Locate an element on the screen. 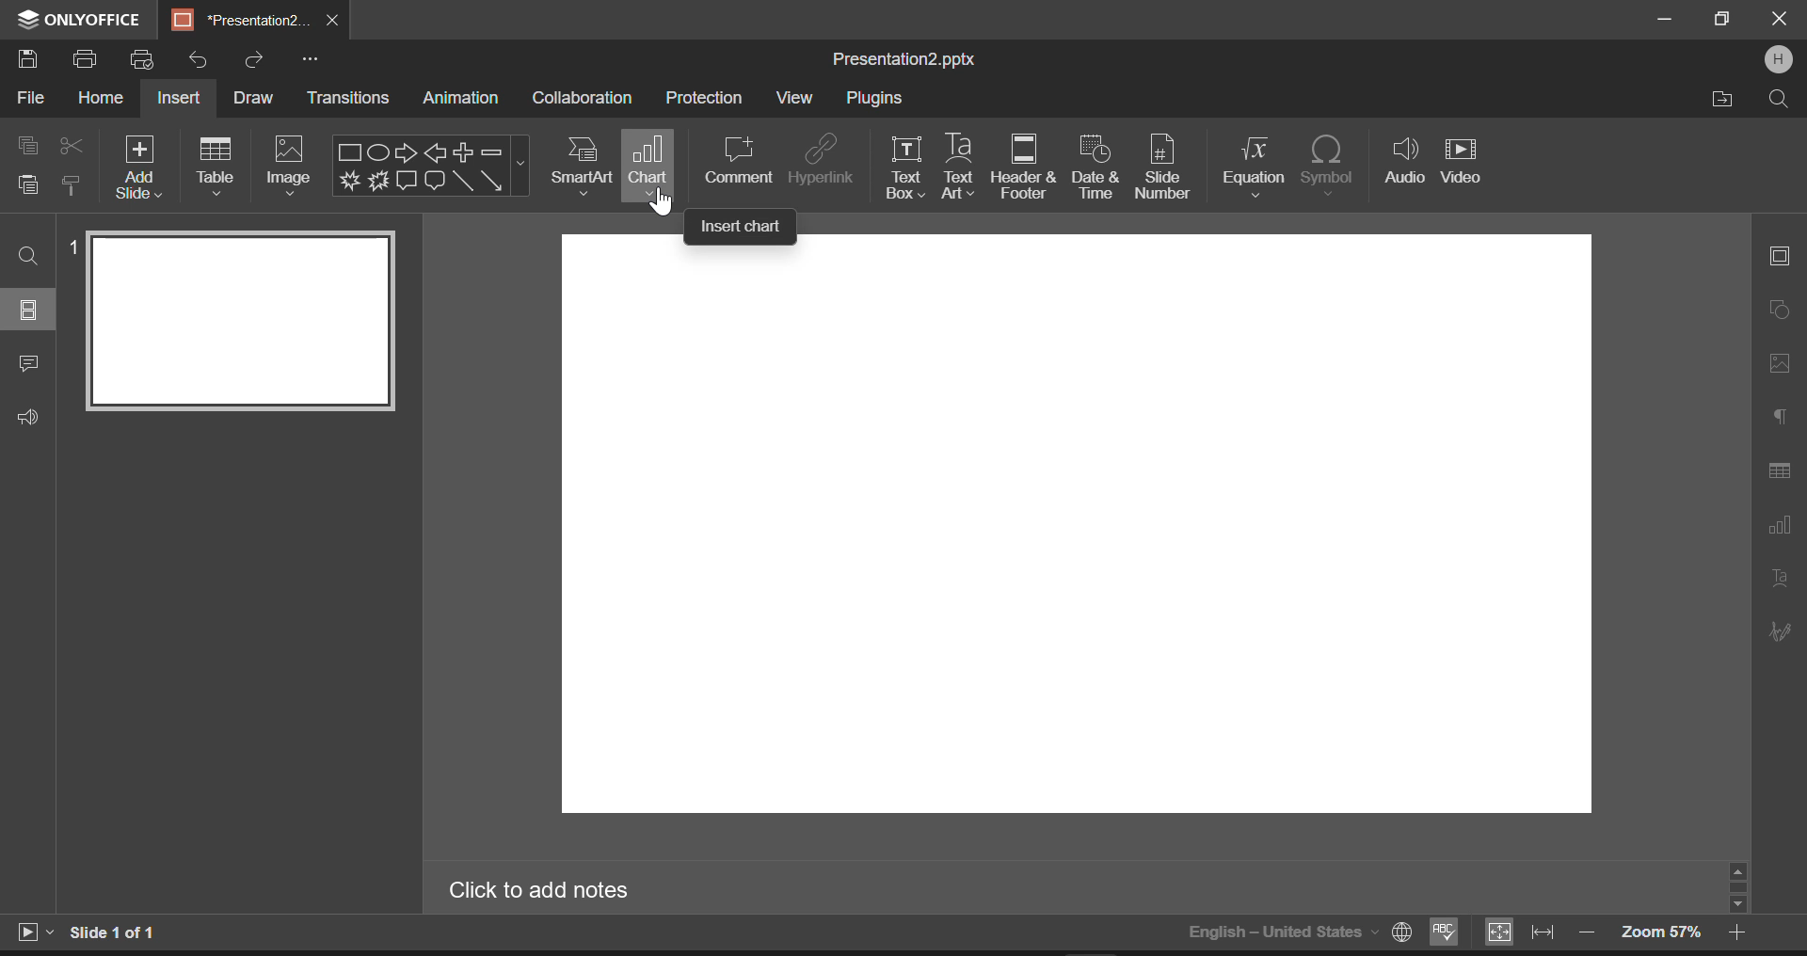 The image size is (1807, 956). Shape Settings is located at coordinates (1778, 308).